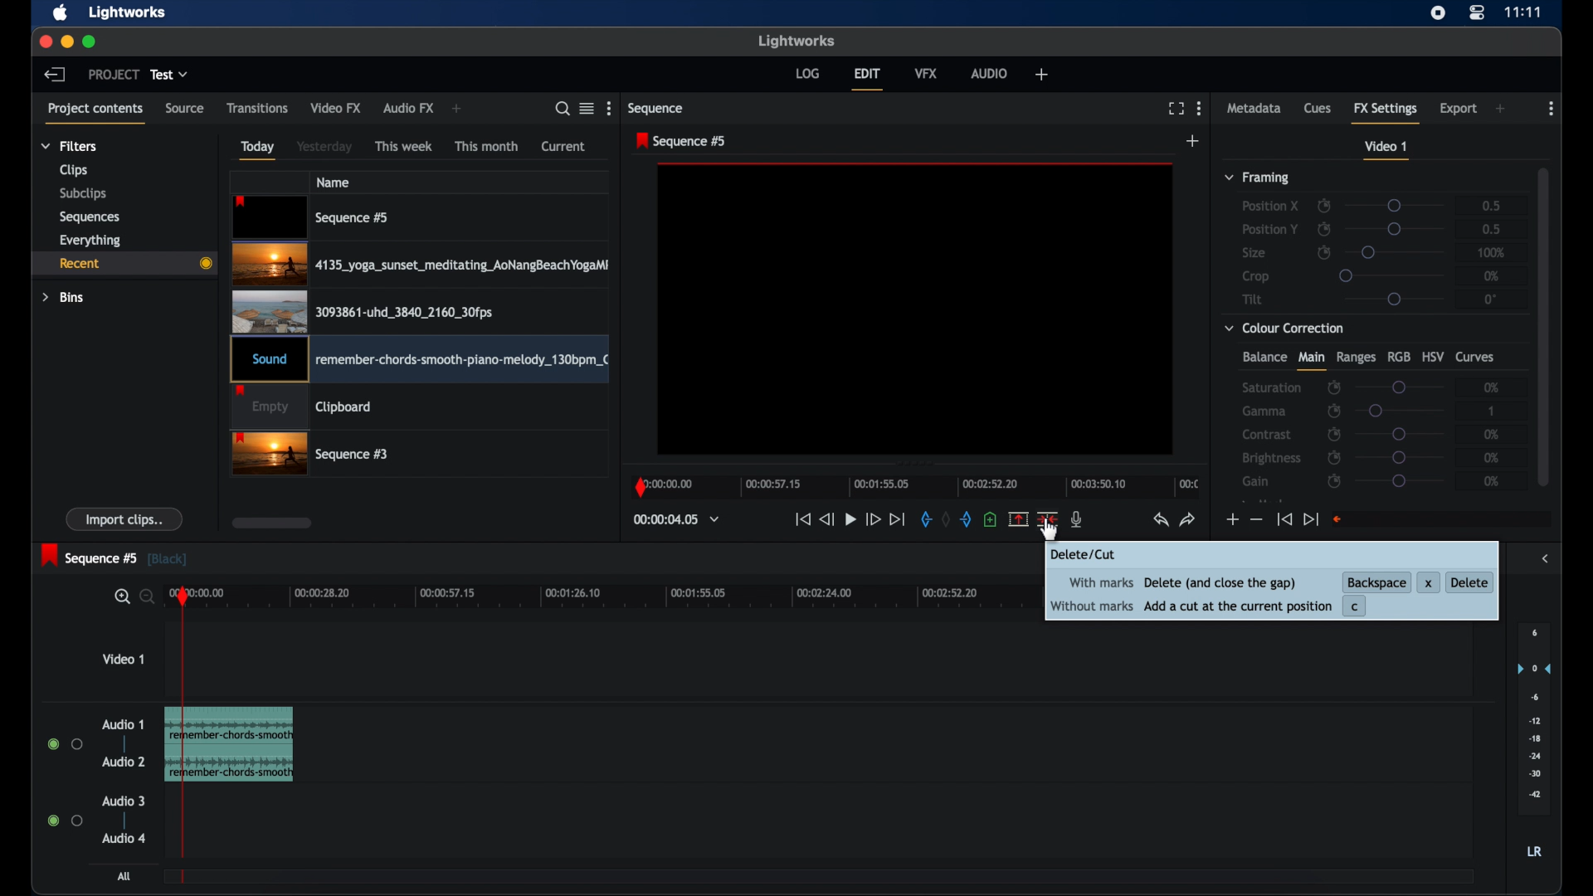 The width and height of the screenshot is (1593, 896). Describe the element at coordinates (1478, 358) in the screenshot. I see `curves` at that location.